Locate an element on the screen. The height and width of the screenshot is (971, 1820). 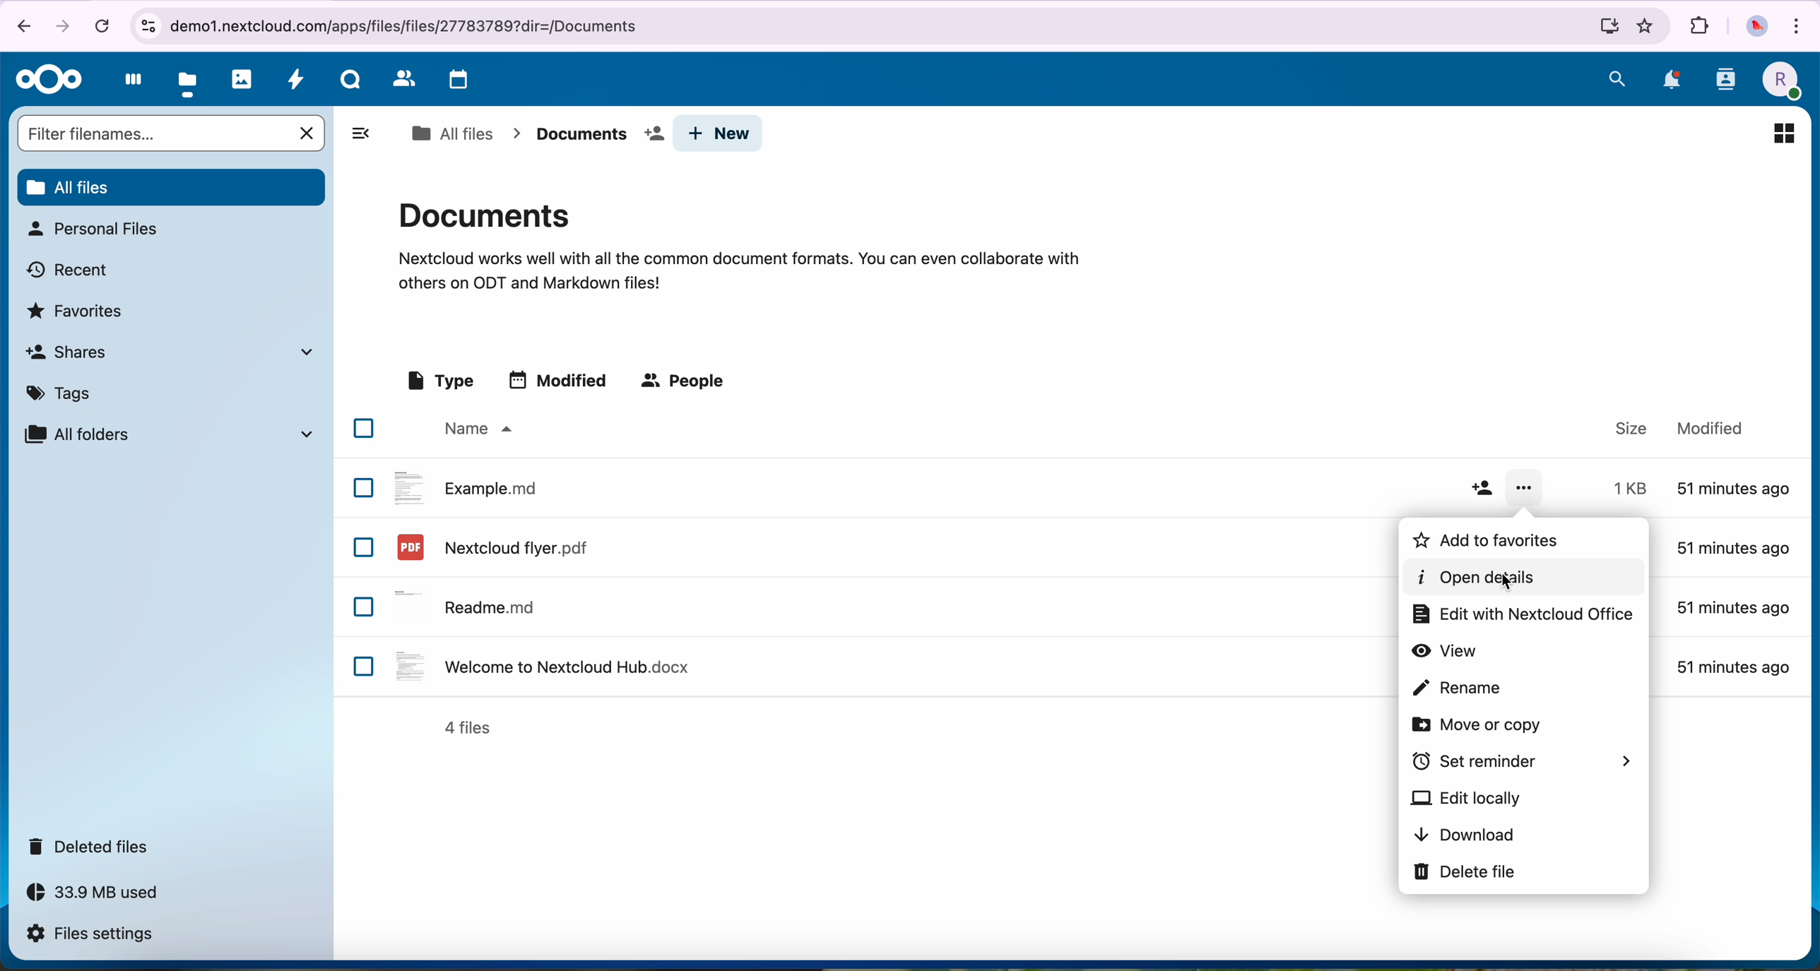
options is located at coordinates (1527, 489).